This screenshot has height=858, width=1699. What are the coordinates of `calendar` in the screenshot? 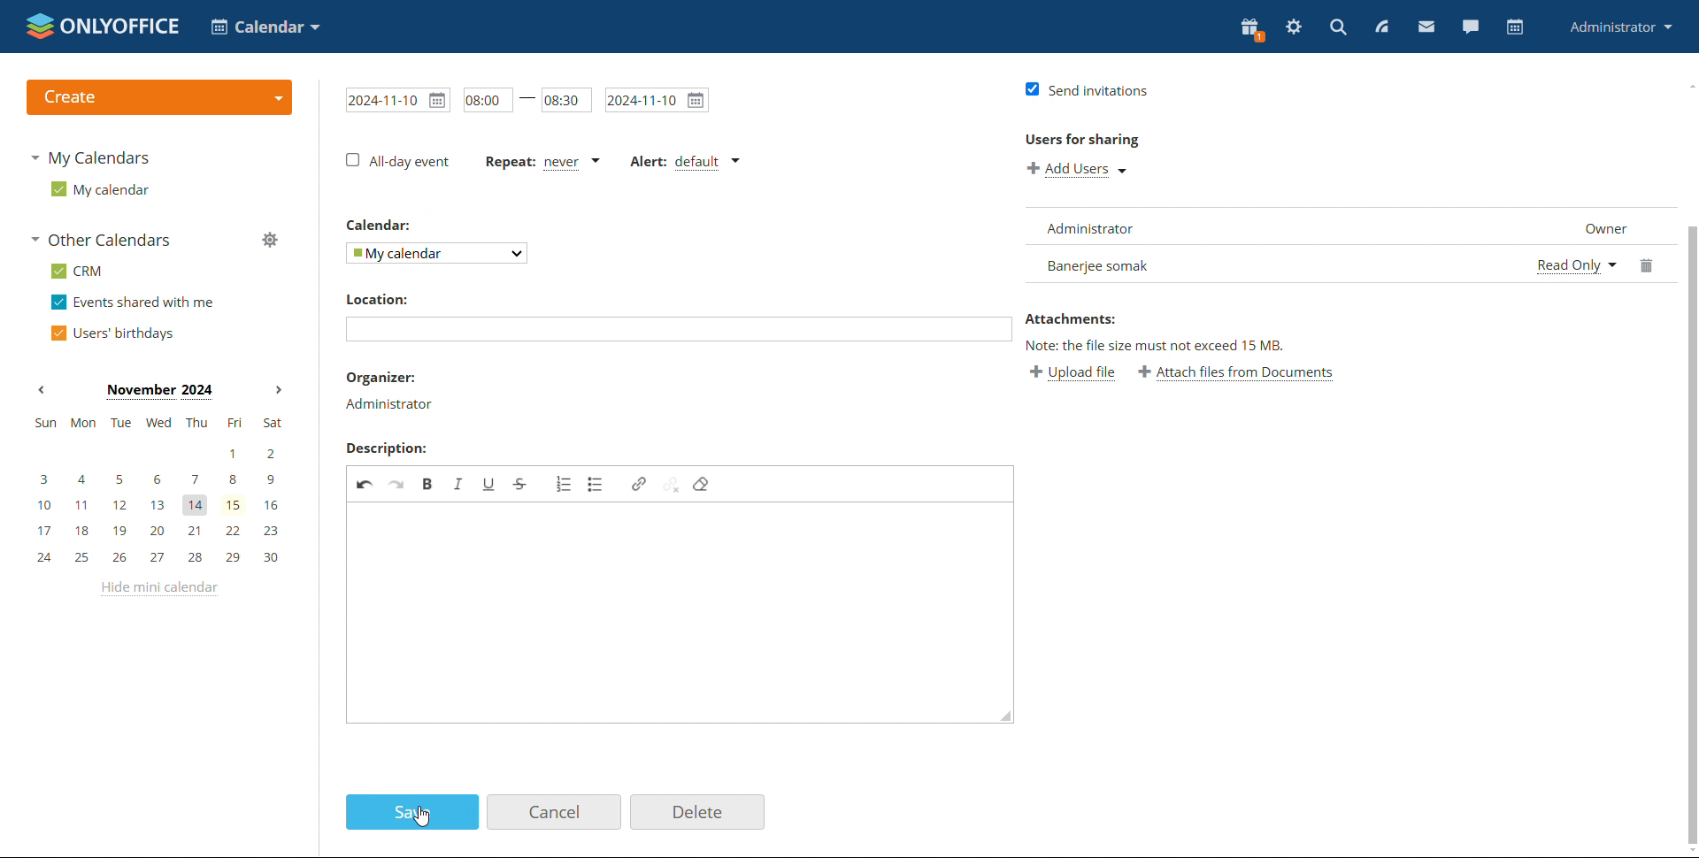 It's located at (1513, 27).